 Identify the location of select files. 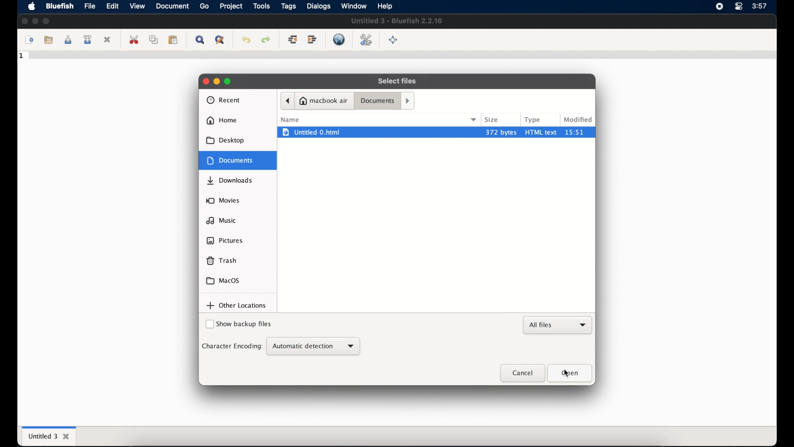
(398, 81).